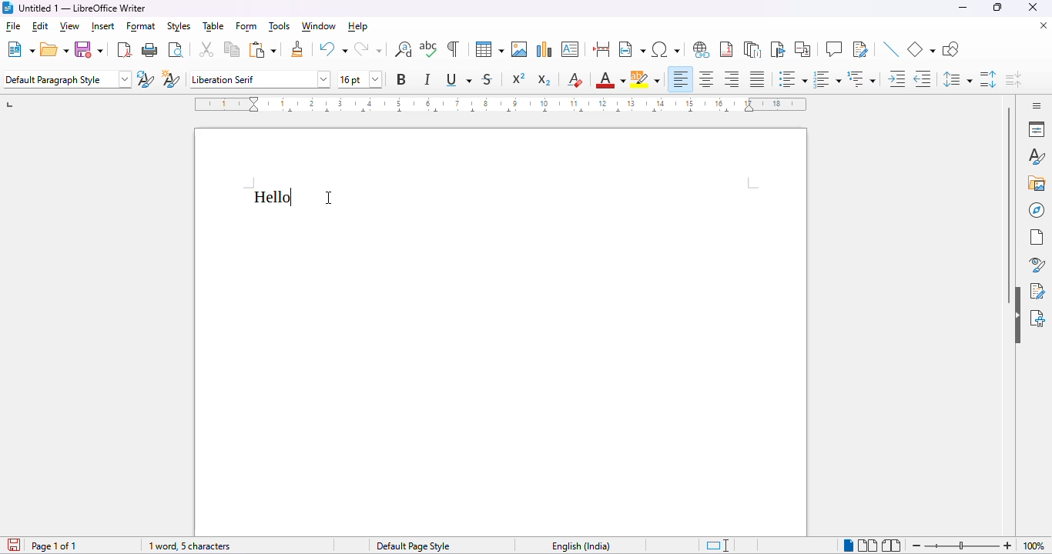 The image size is (1052, 554). Describe the element at coordinates (1038, 319) in the screenshot. I see `accessibility check` at that location.